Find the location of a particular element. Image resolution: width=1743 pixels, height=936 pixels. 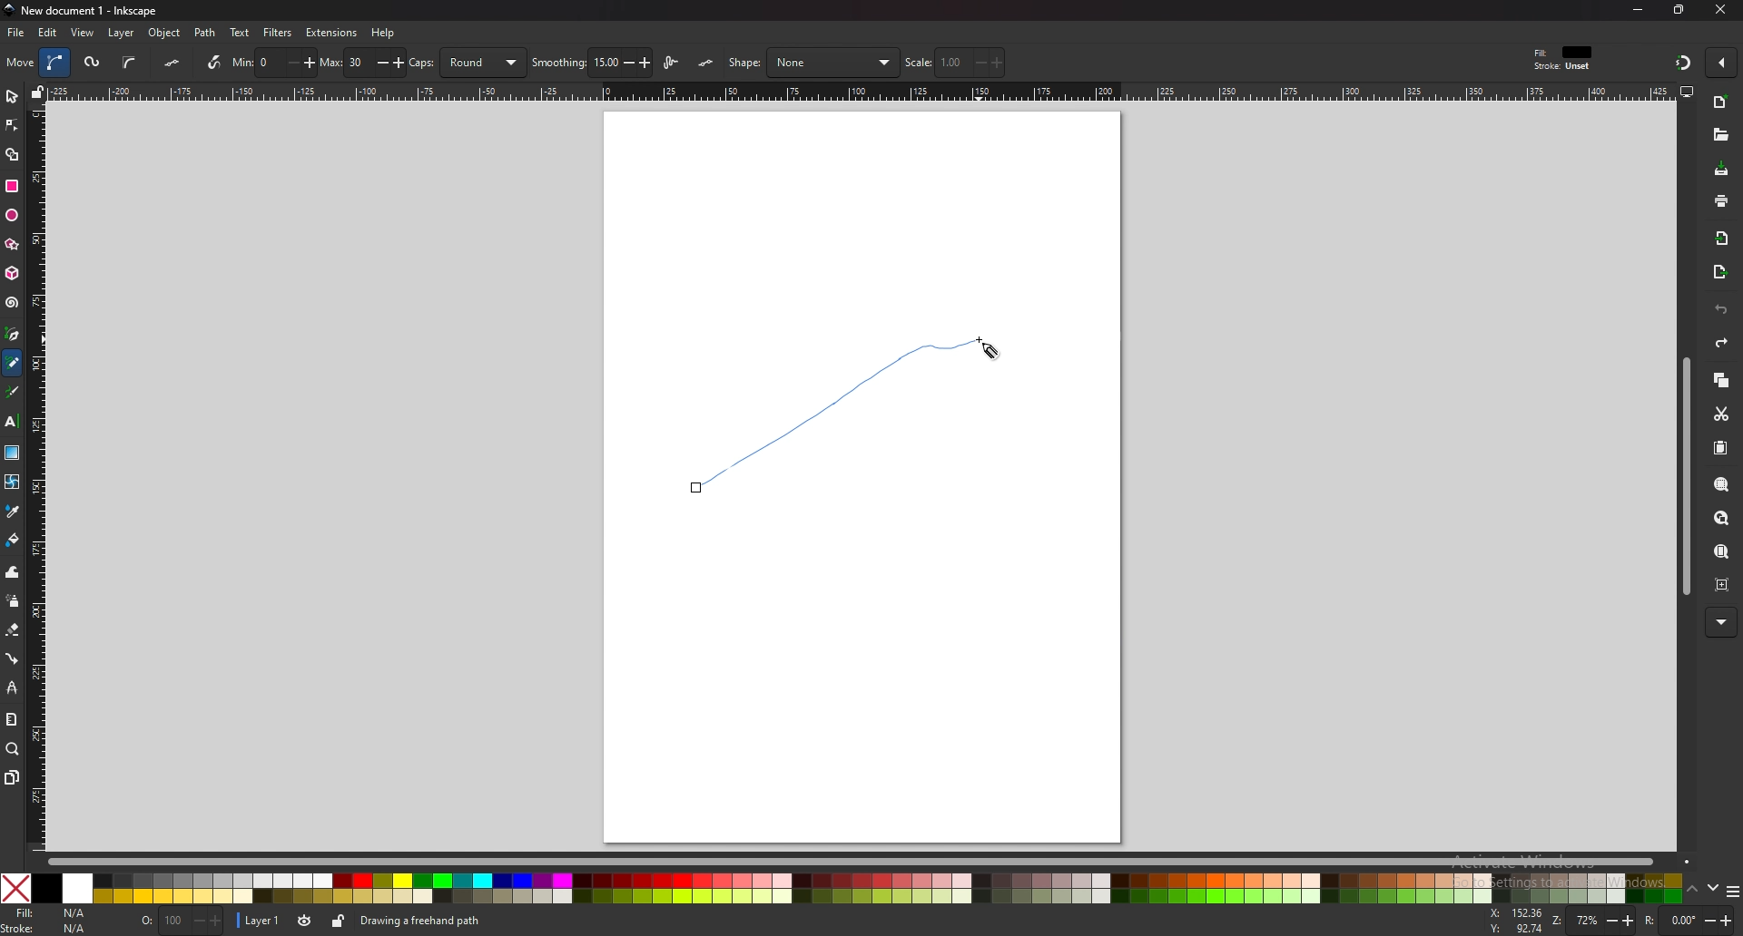

ellipse is located at coordinates (13, 215).